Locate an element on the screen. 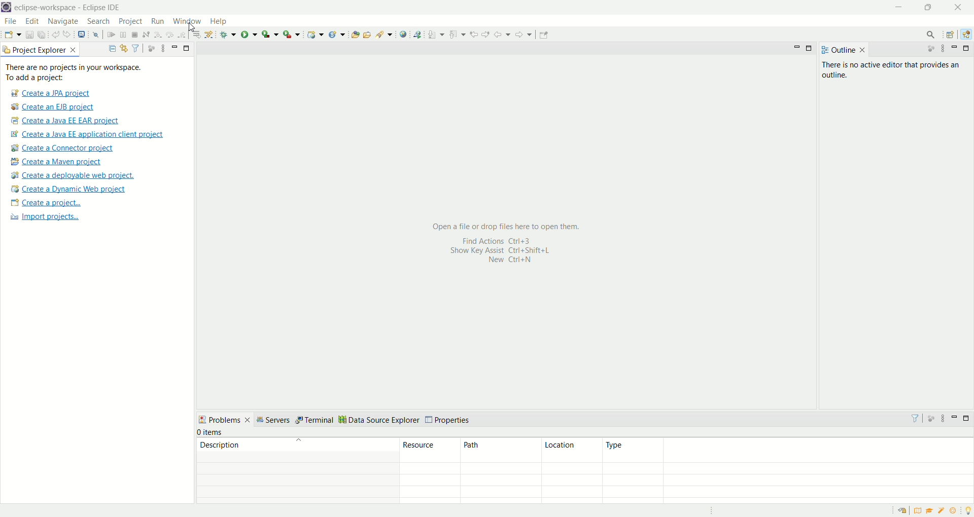 The width and height of the screenshot is (974, 517). previous annotation is located at coordinates (459, 33).